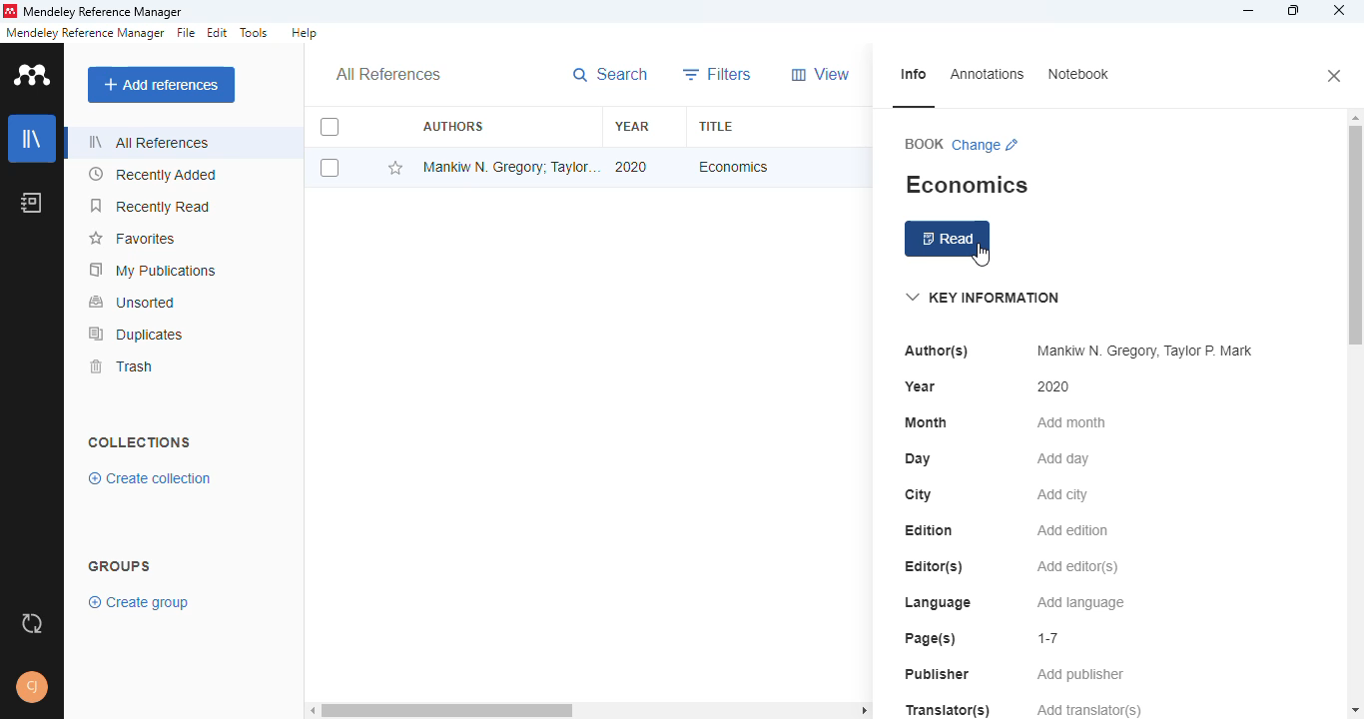 The height and width of the screenshot is (719, 1364). What do you see at coordinates (330, 168) in the screenshot?
I see `select` at bounding box center [330, 168].